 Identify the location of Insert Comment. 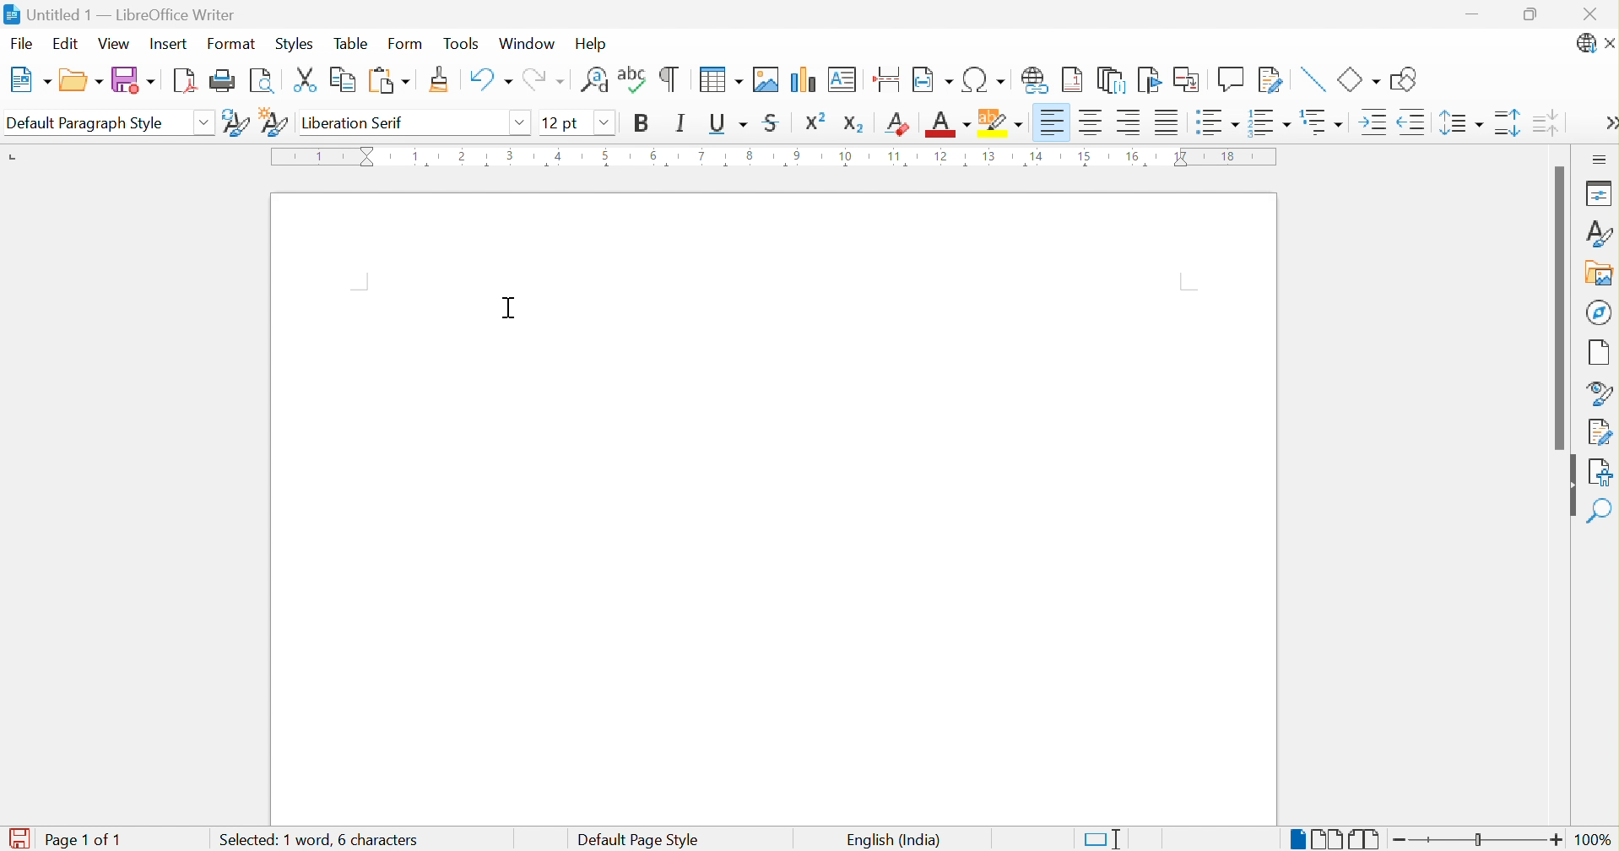
(1230, 79).